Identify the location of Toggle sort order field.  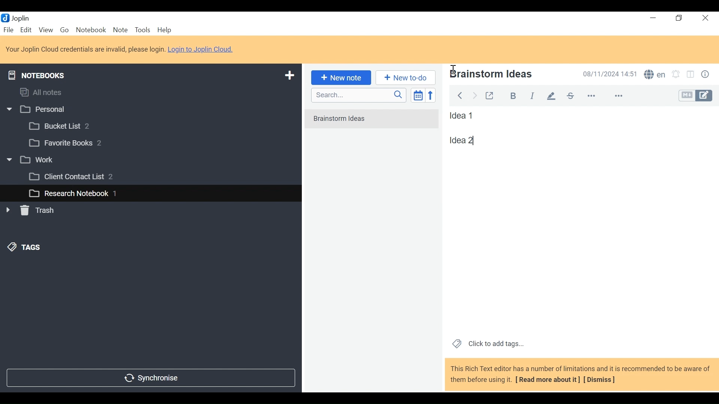
(417, 95).